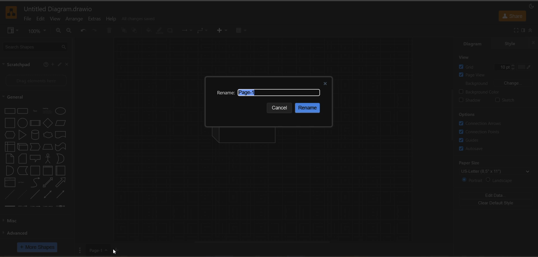 The height and width of the screenshot is (257, 538). What do you see at coordinates (98, 251) in the screenshot?
I see `page 1` at bounding box center [98, 251].